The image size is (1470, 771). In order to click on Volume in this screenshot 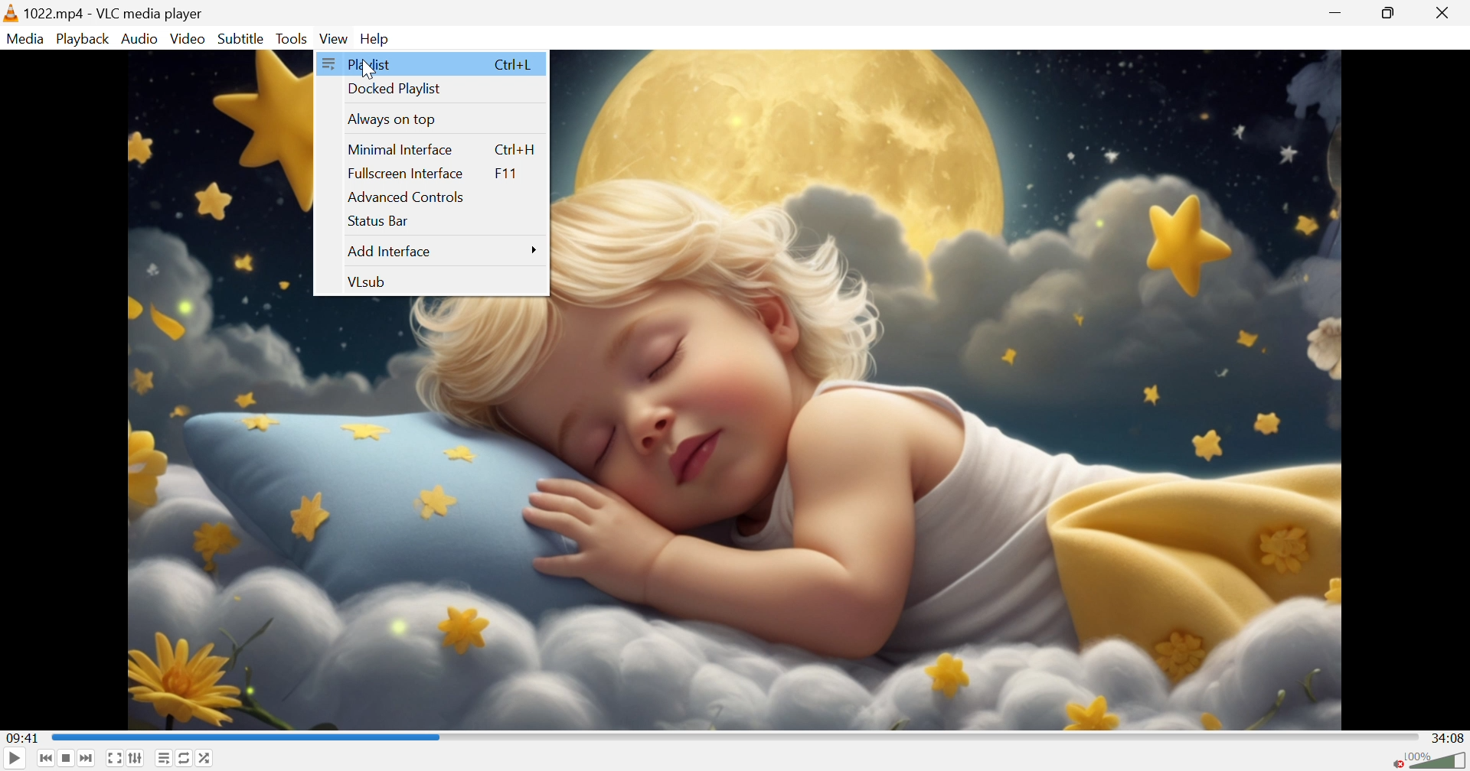, I will do `click(1439, 761)`.